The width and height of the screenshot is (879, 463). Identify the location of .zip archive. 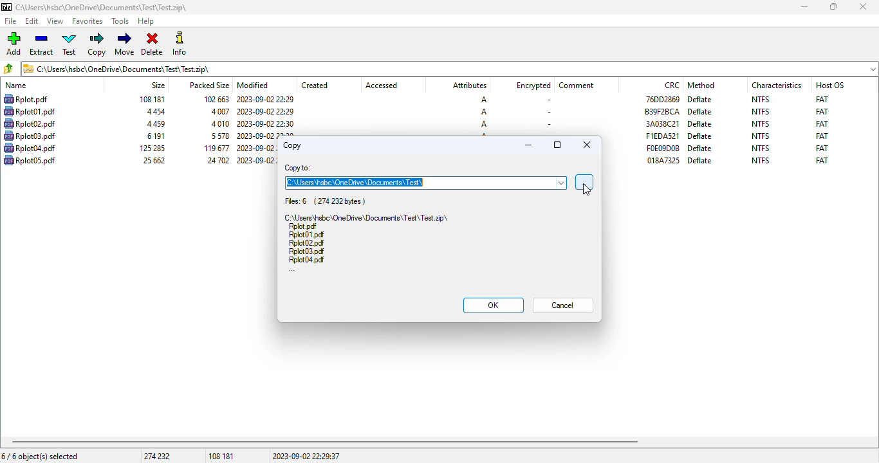
(101, 7).